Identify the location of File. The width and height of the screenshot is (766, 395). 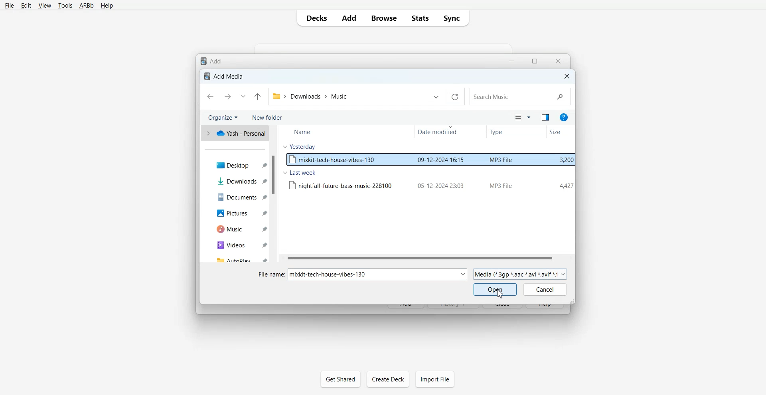
(9, 6).